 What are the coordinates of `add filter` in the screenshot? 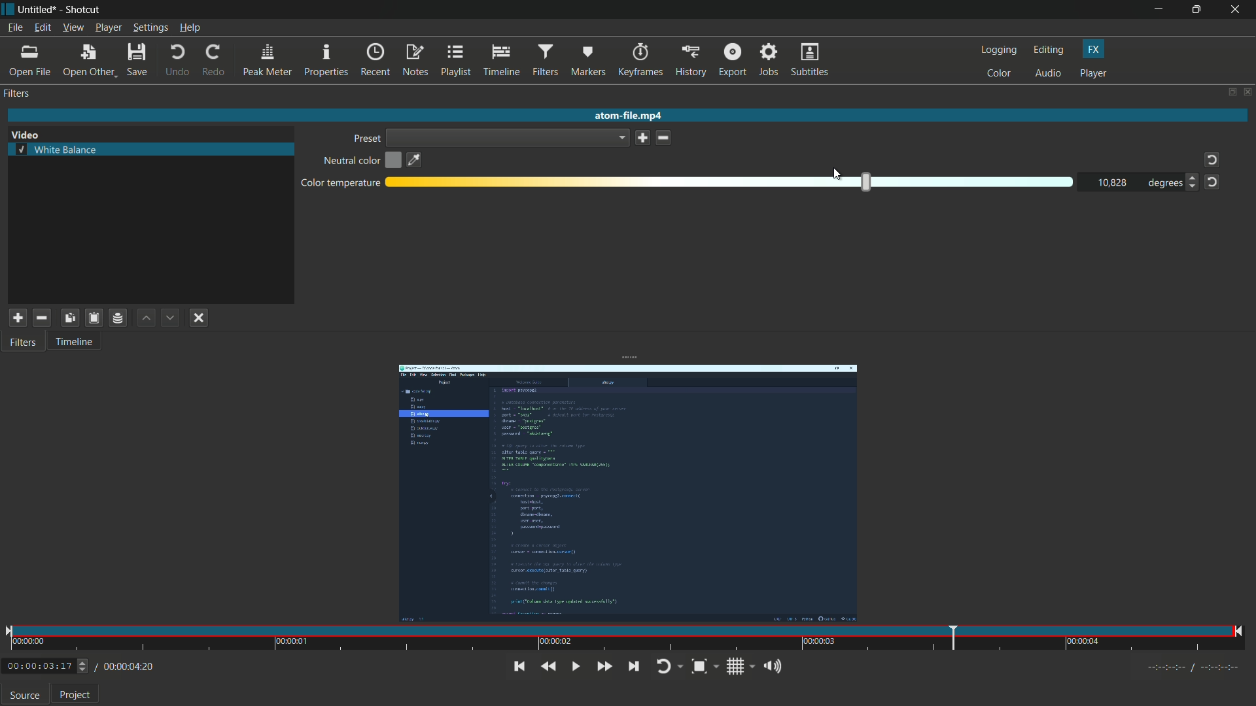 It's located at (17, 319).